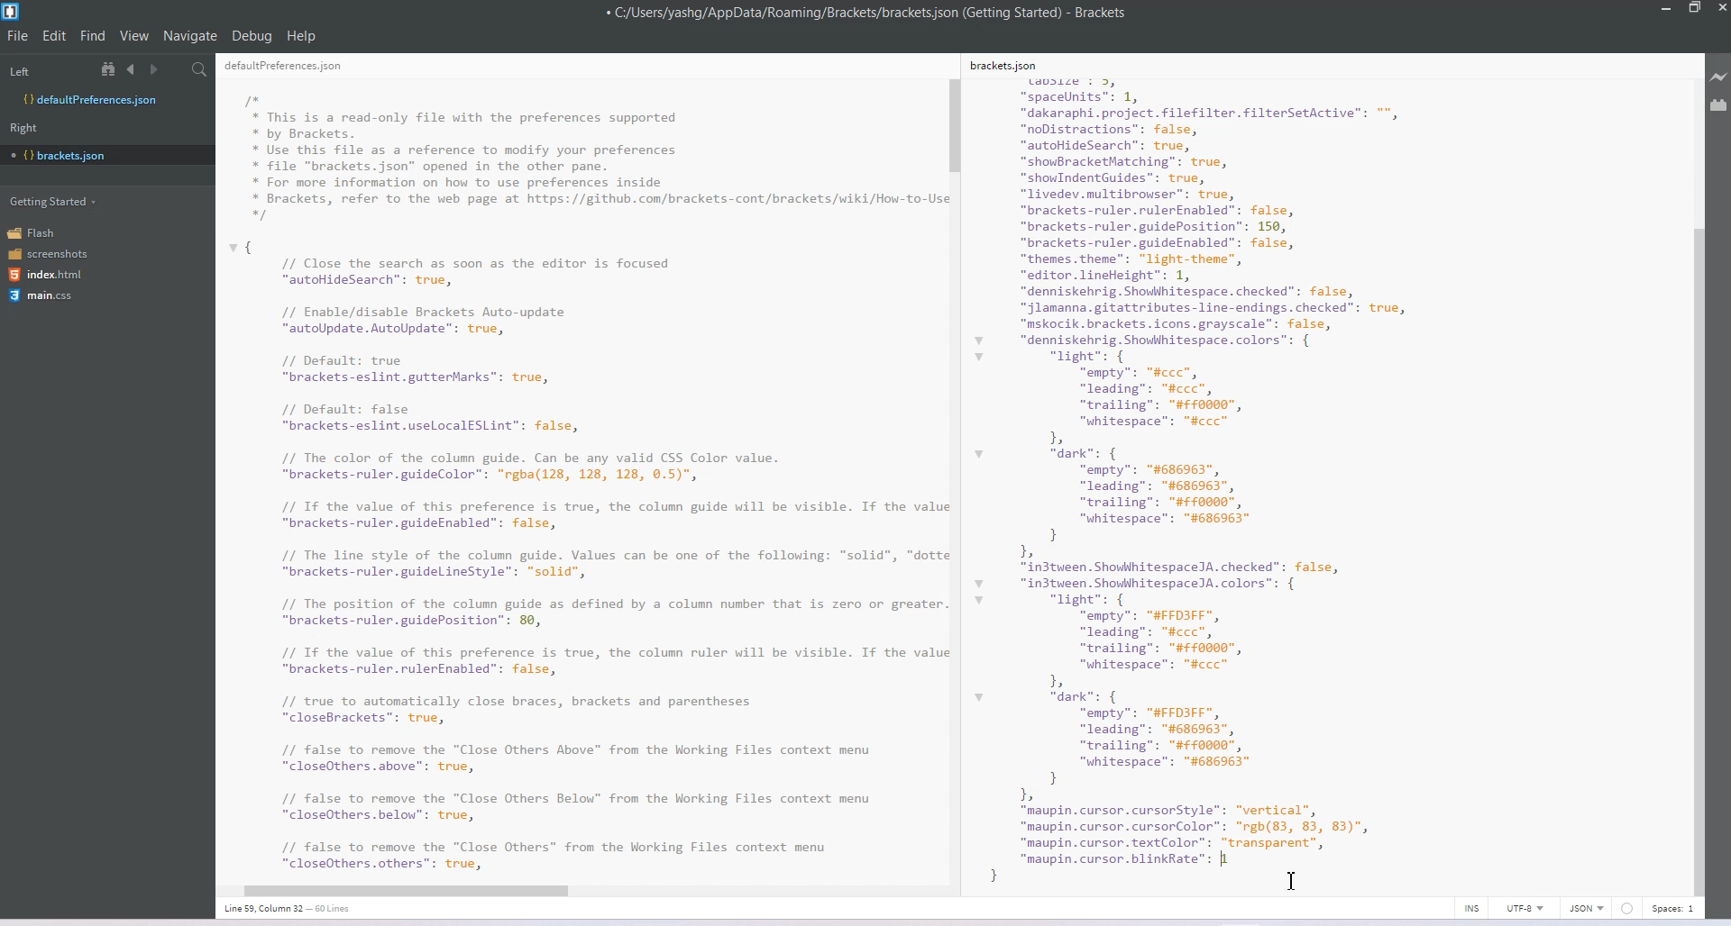  What do you see at coordinates (1471, 908) in the screenshot?
I see `INS` at bounding box center [1471, 908].